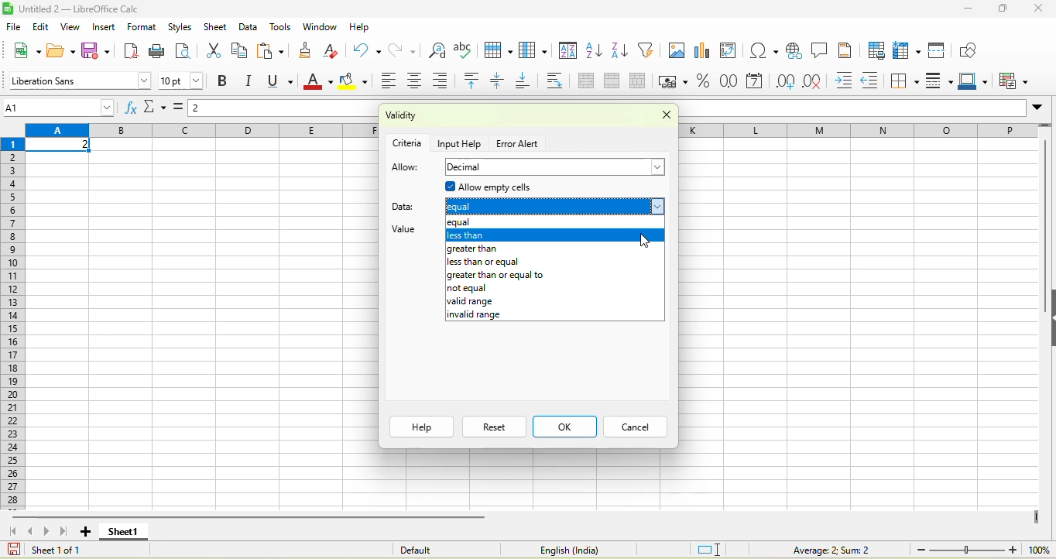  I want to click on less than, so click(556, 235).